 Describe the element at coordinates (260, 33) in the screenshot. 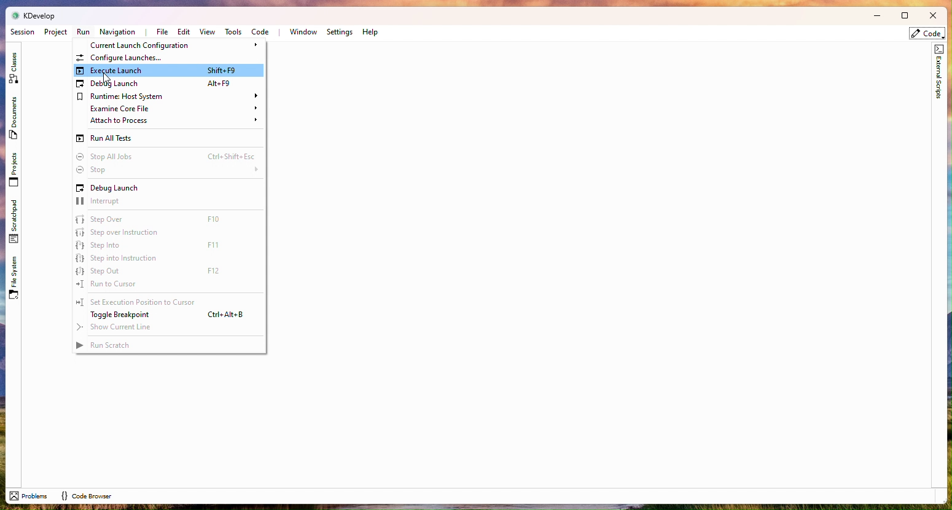

I see `Code` at that location.